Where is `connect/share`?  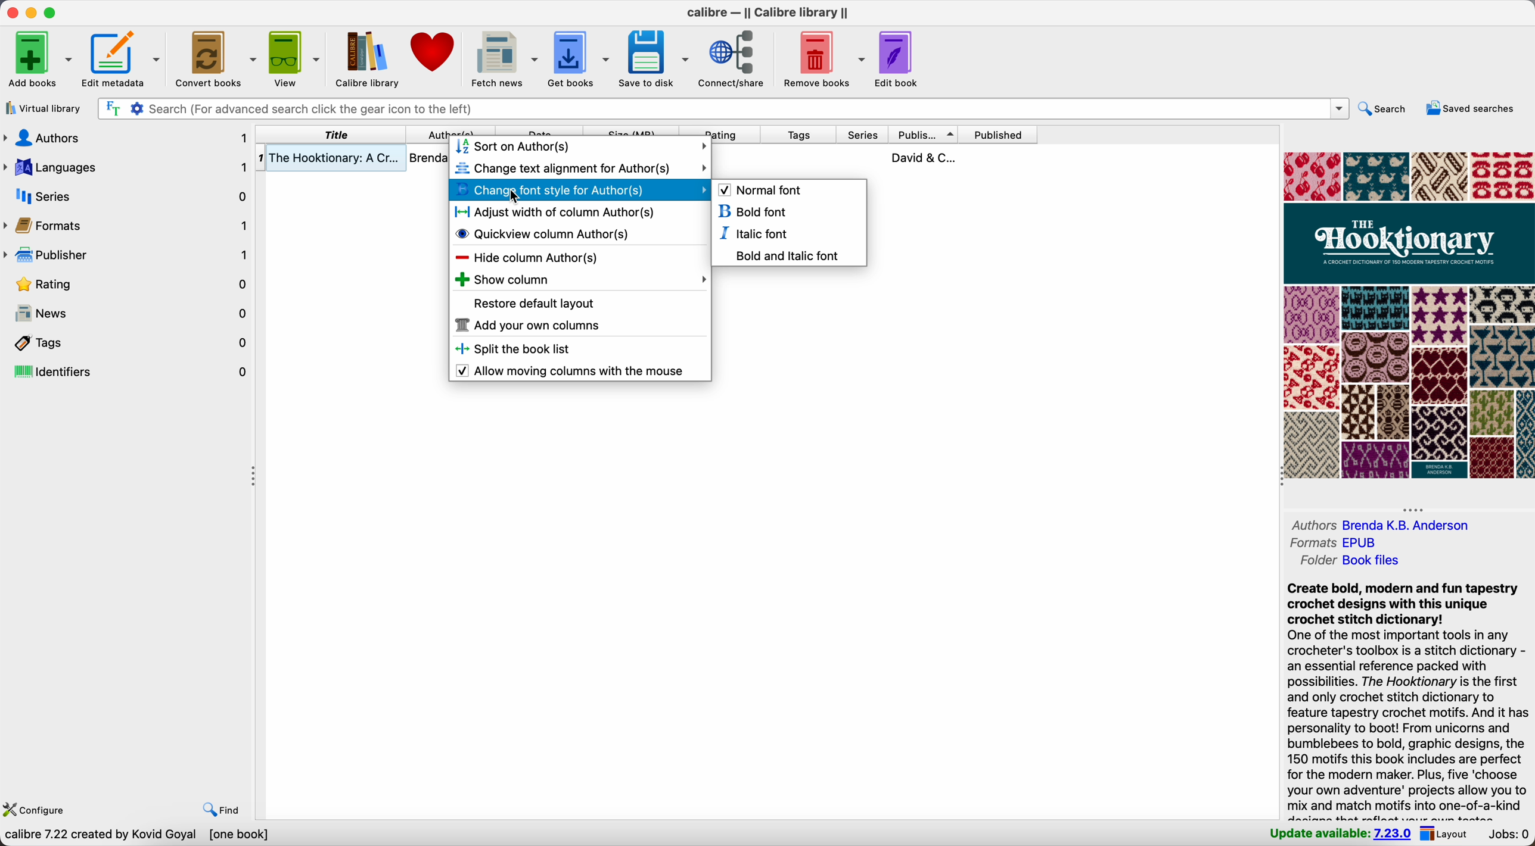 connect/share is located at coordinates (735, 58).